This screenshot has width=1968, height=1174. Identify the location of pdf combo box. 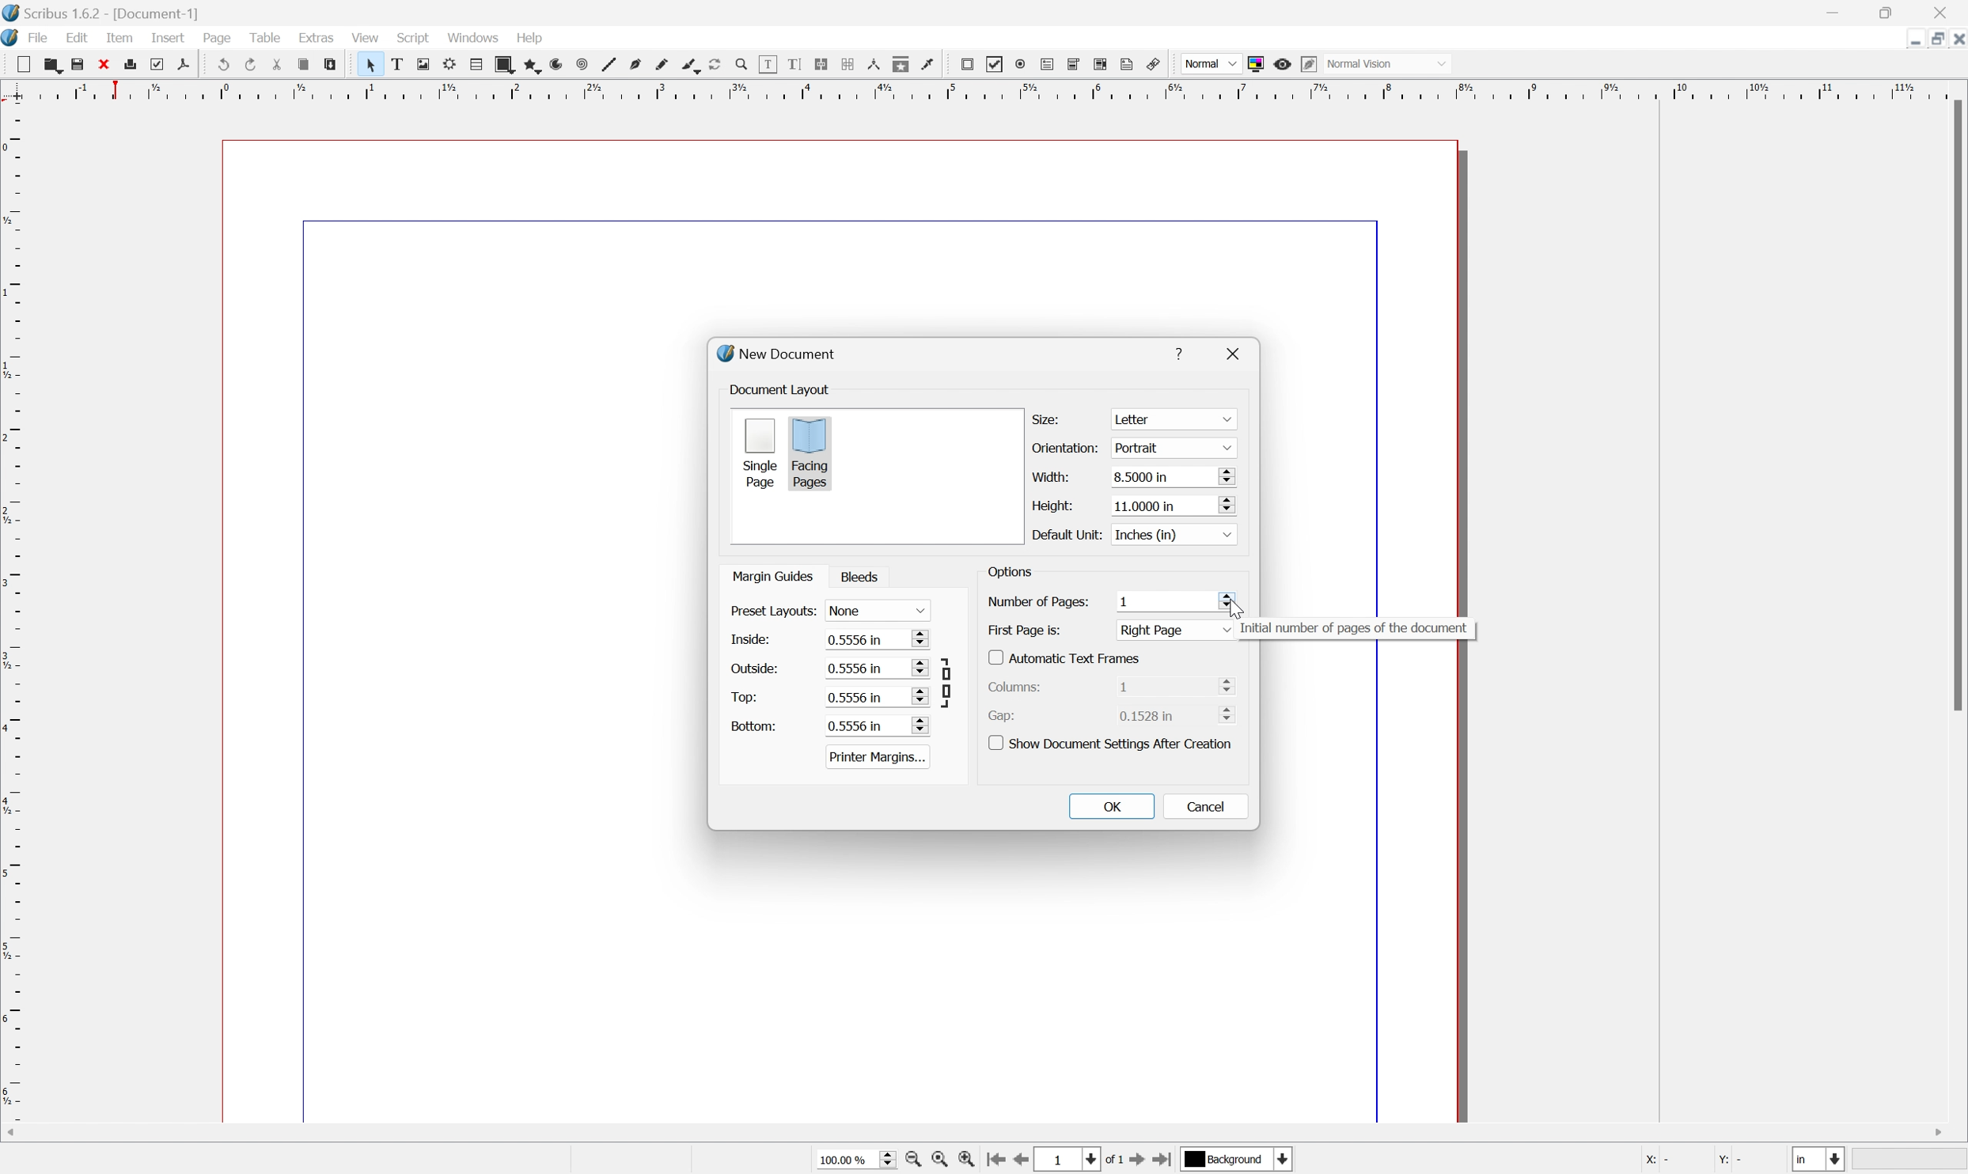
(1075, 62).